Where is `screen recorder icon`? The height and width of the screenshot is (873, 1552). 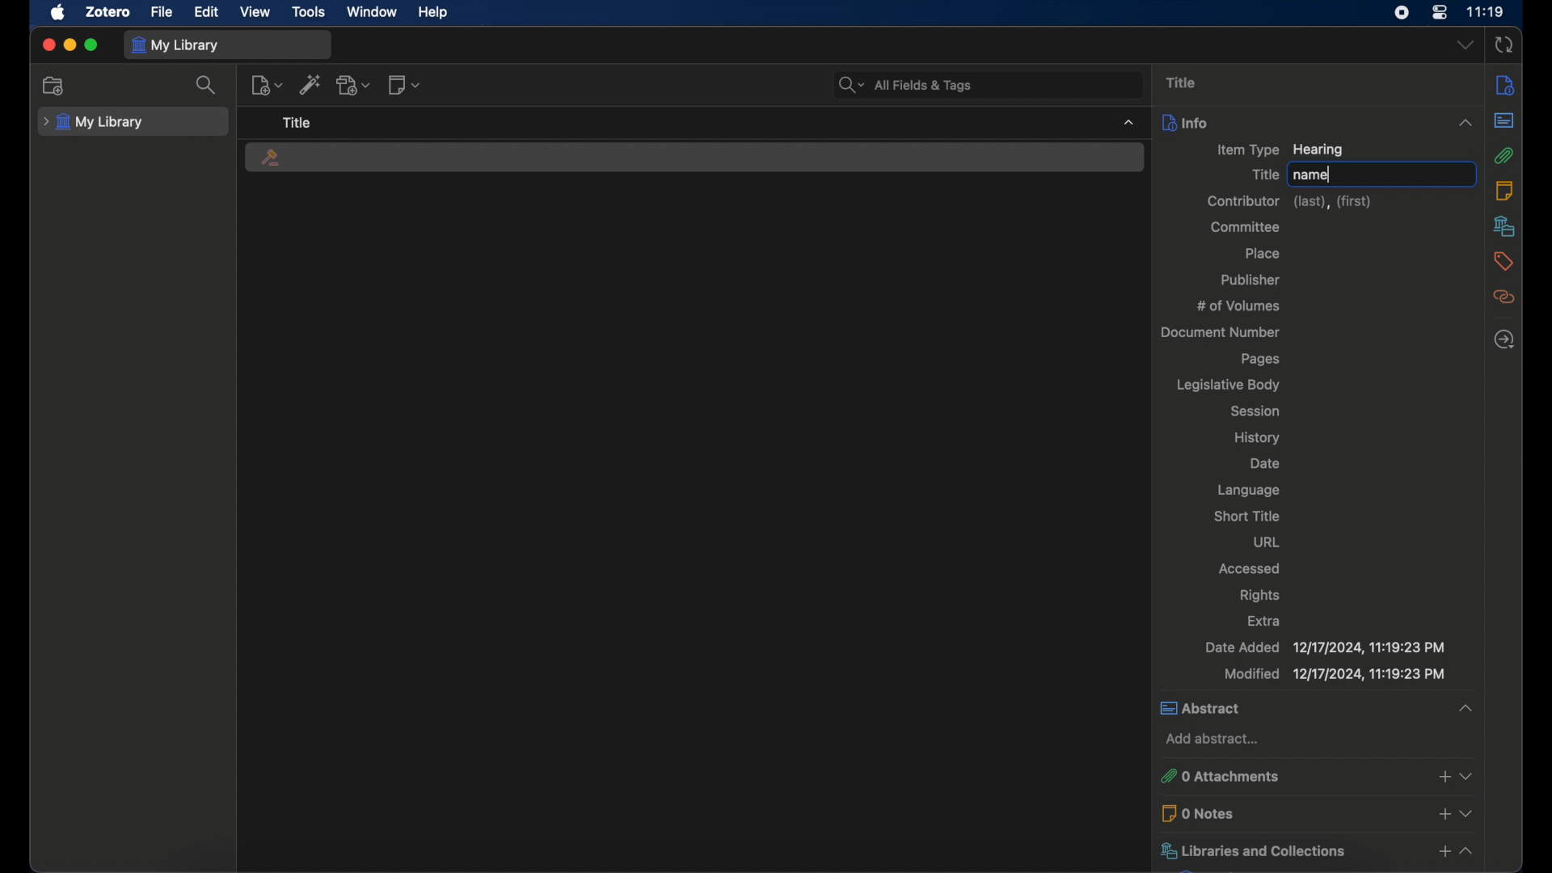 screen recorder icon is located at coordinates (1401, 12).